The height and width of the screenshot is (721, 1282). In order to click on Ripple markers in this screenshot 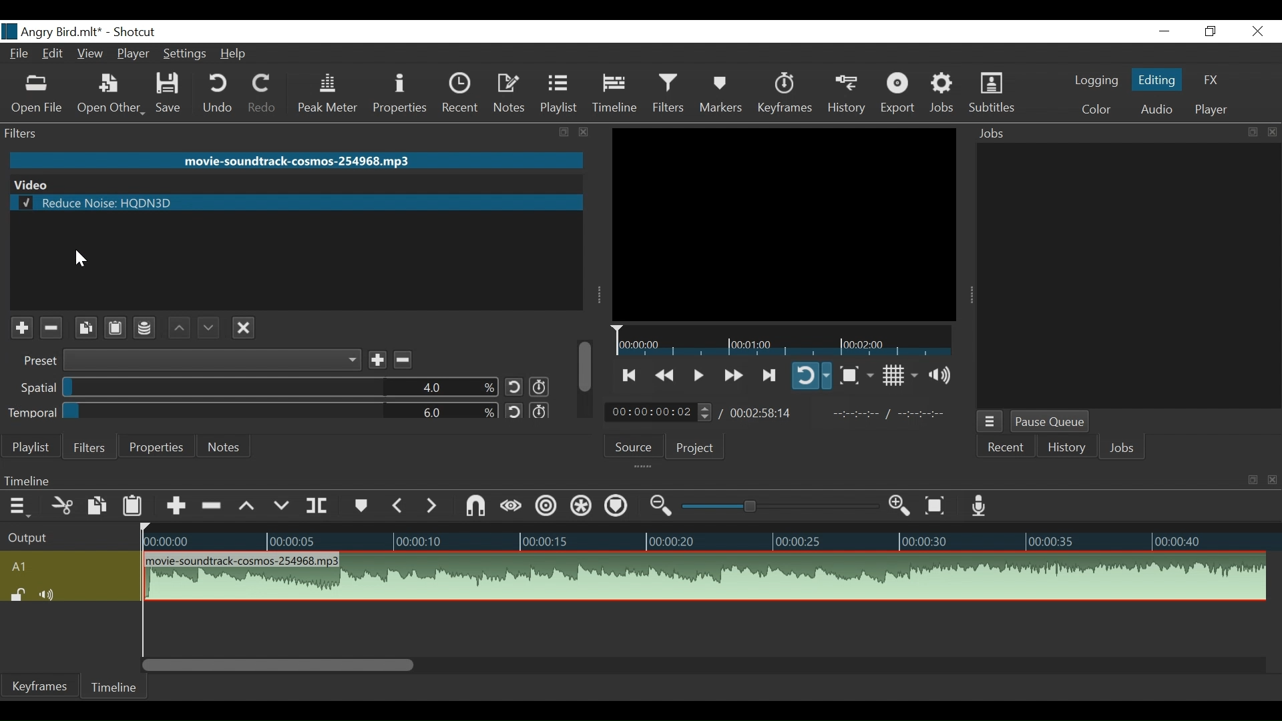, I will do `click(618, 505)`.